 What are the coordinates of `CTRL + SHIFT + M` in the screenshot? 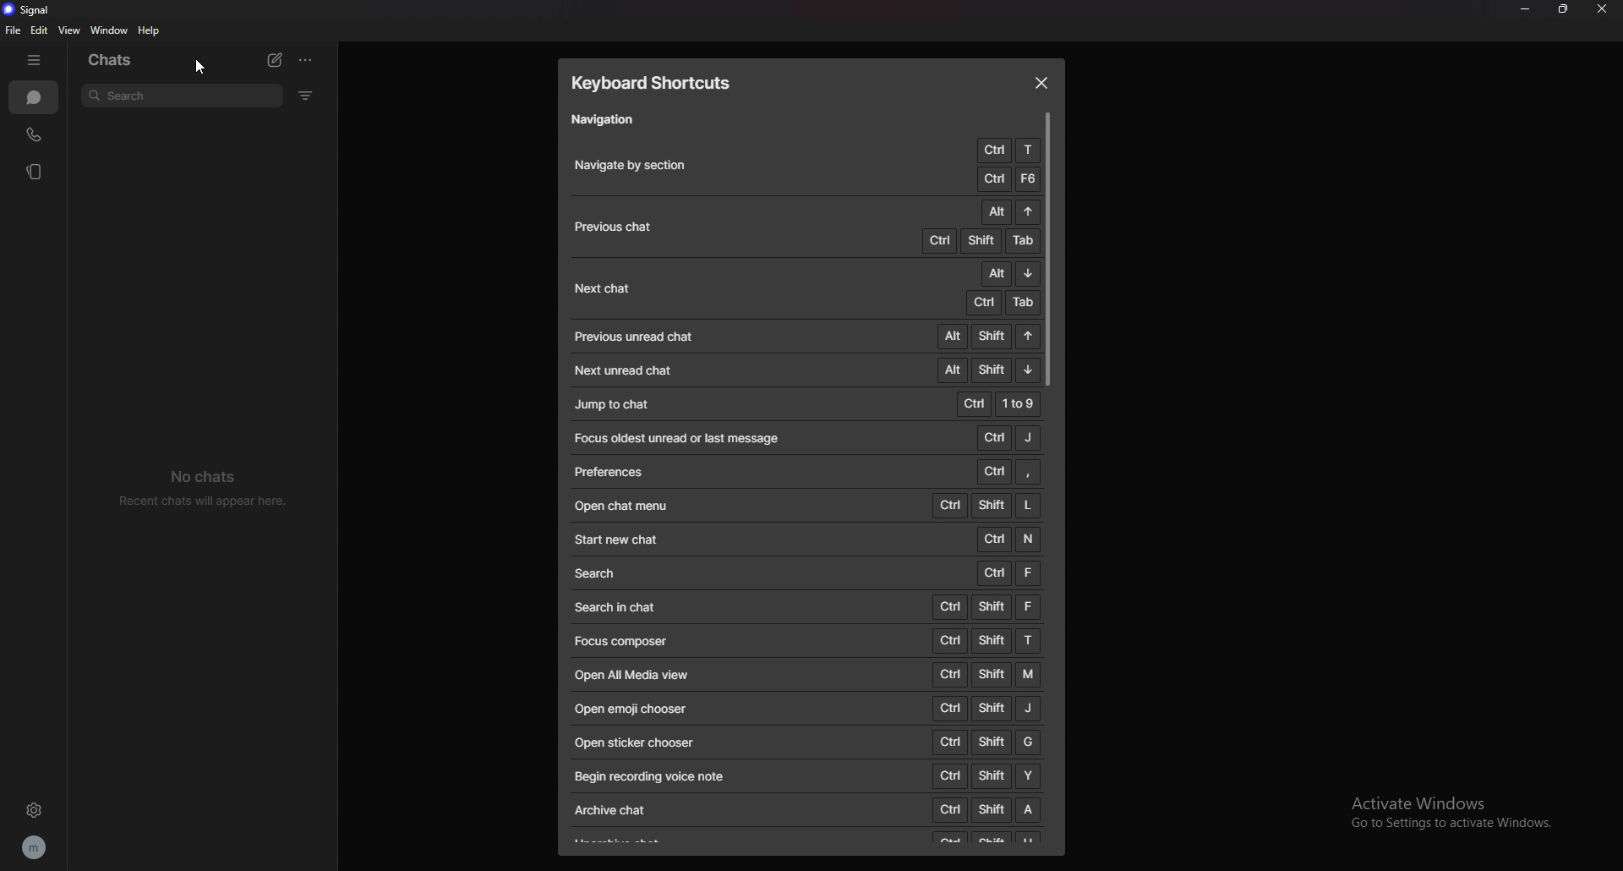 It's located at (985, 673).